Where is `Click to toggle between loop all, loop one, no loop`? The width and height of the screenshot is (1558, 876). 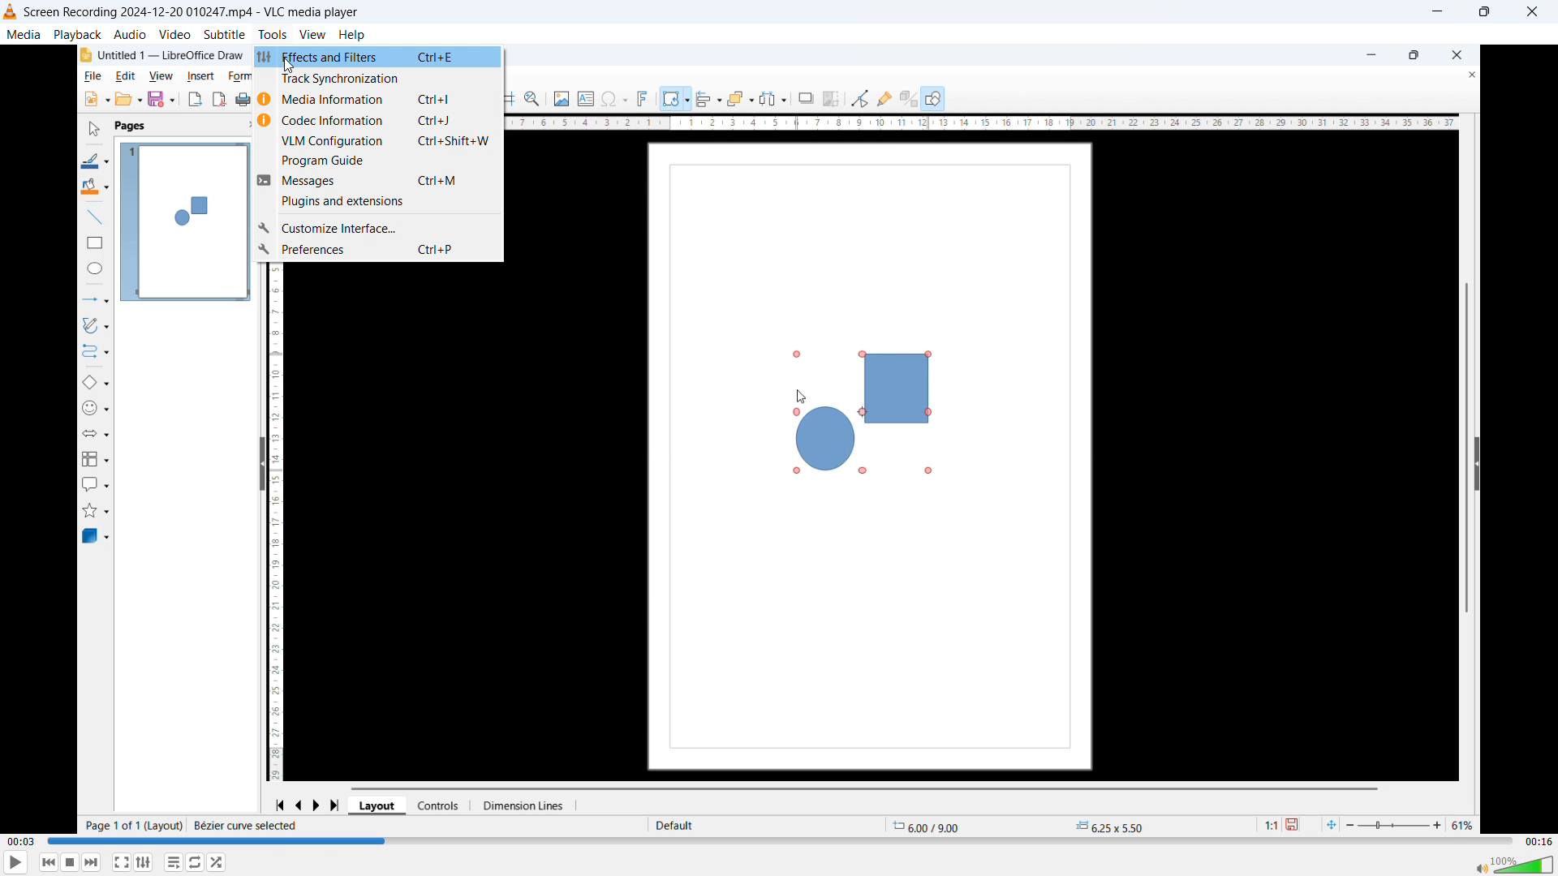
Click to toggle between loop all, loop one, no loop is located at coordinates (195, 863).